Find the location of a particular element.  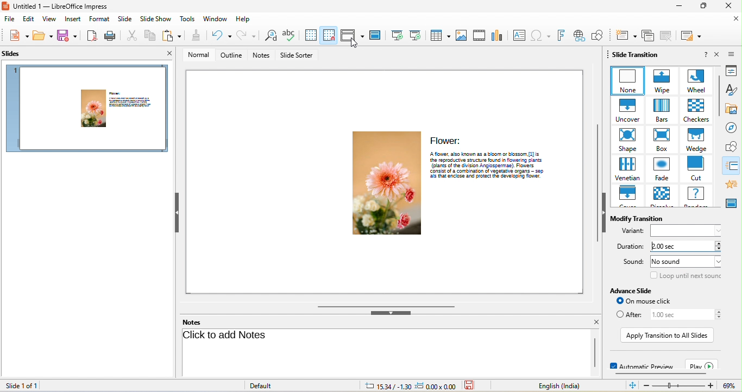

‘als that enclose and protect the geveoping tower. is located at coordinates (493, 177).